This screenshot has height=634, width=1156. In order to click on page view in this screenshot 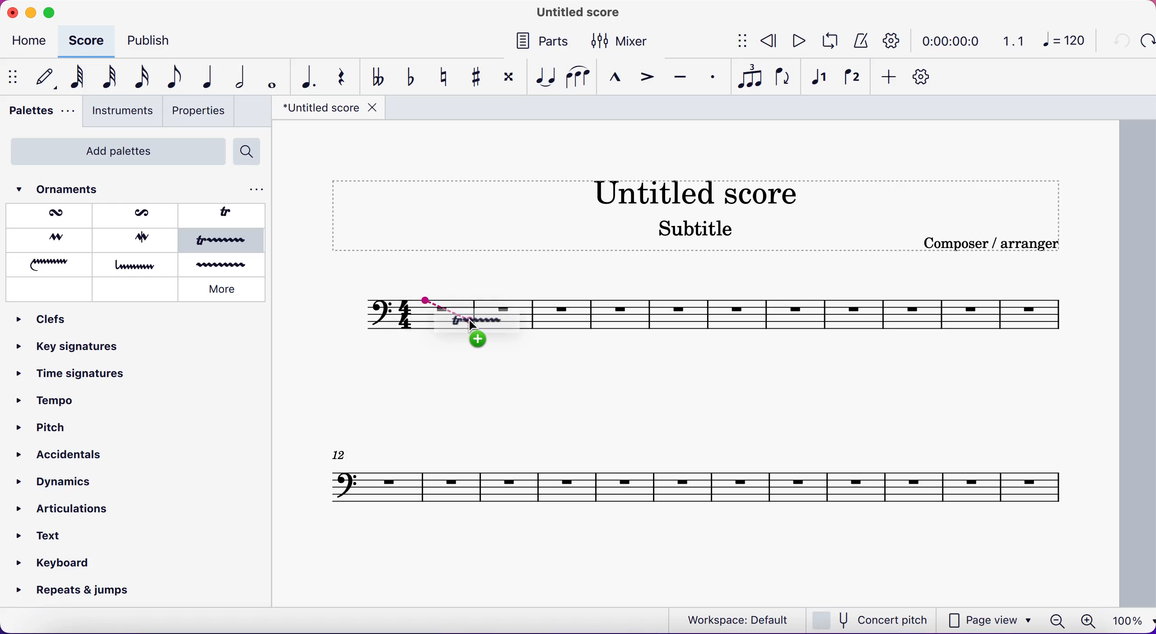, I will do `click(991, 619)`.